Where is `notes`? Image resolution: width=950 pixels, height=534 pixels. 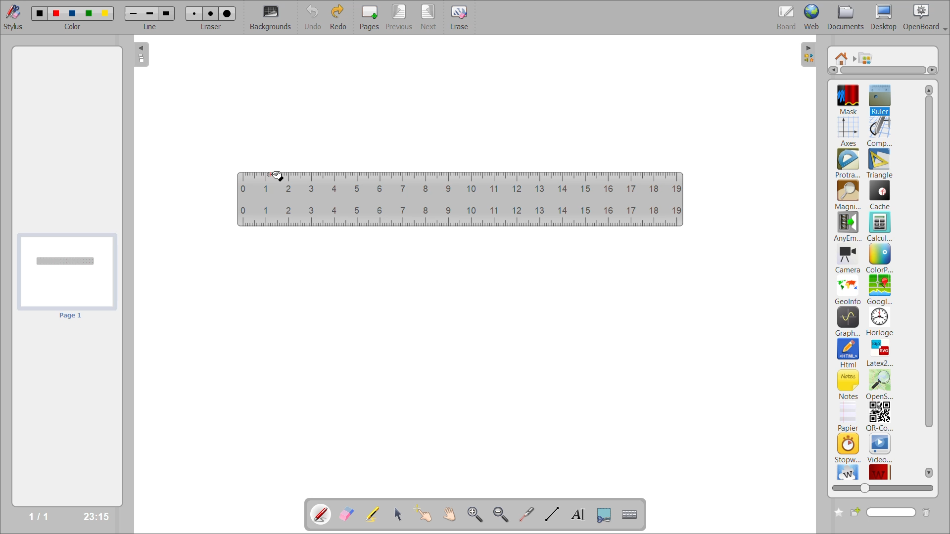
notes is located at coordinates (849, 384).